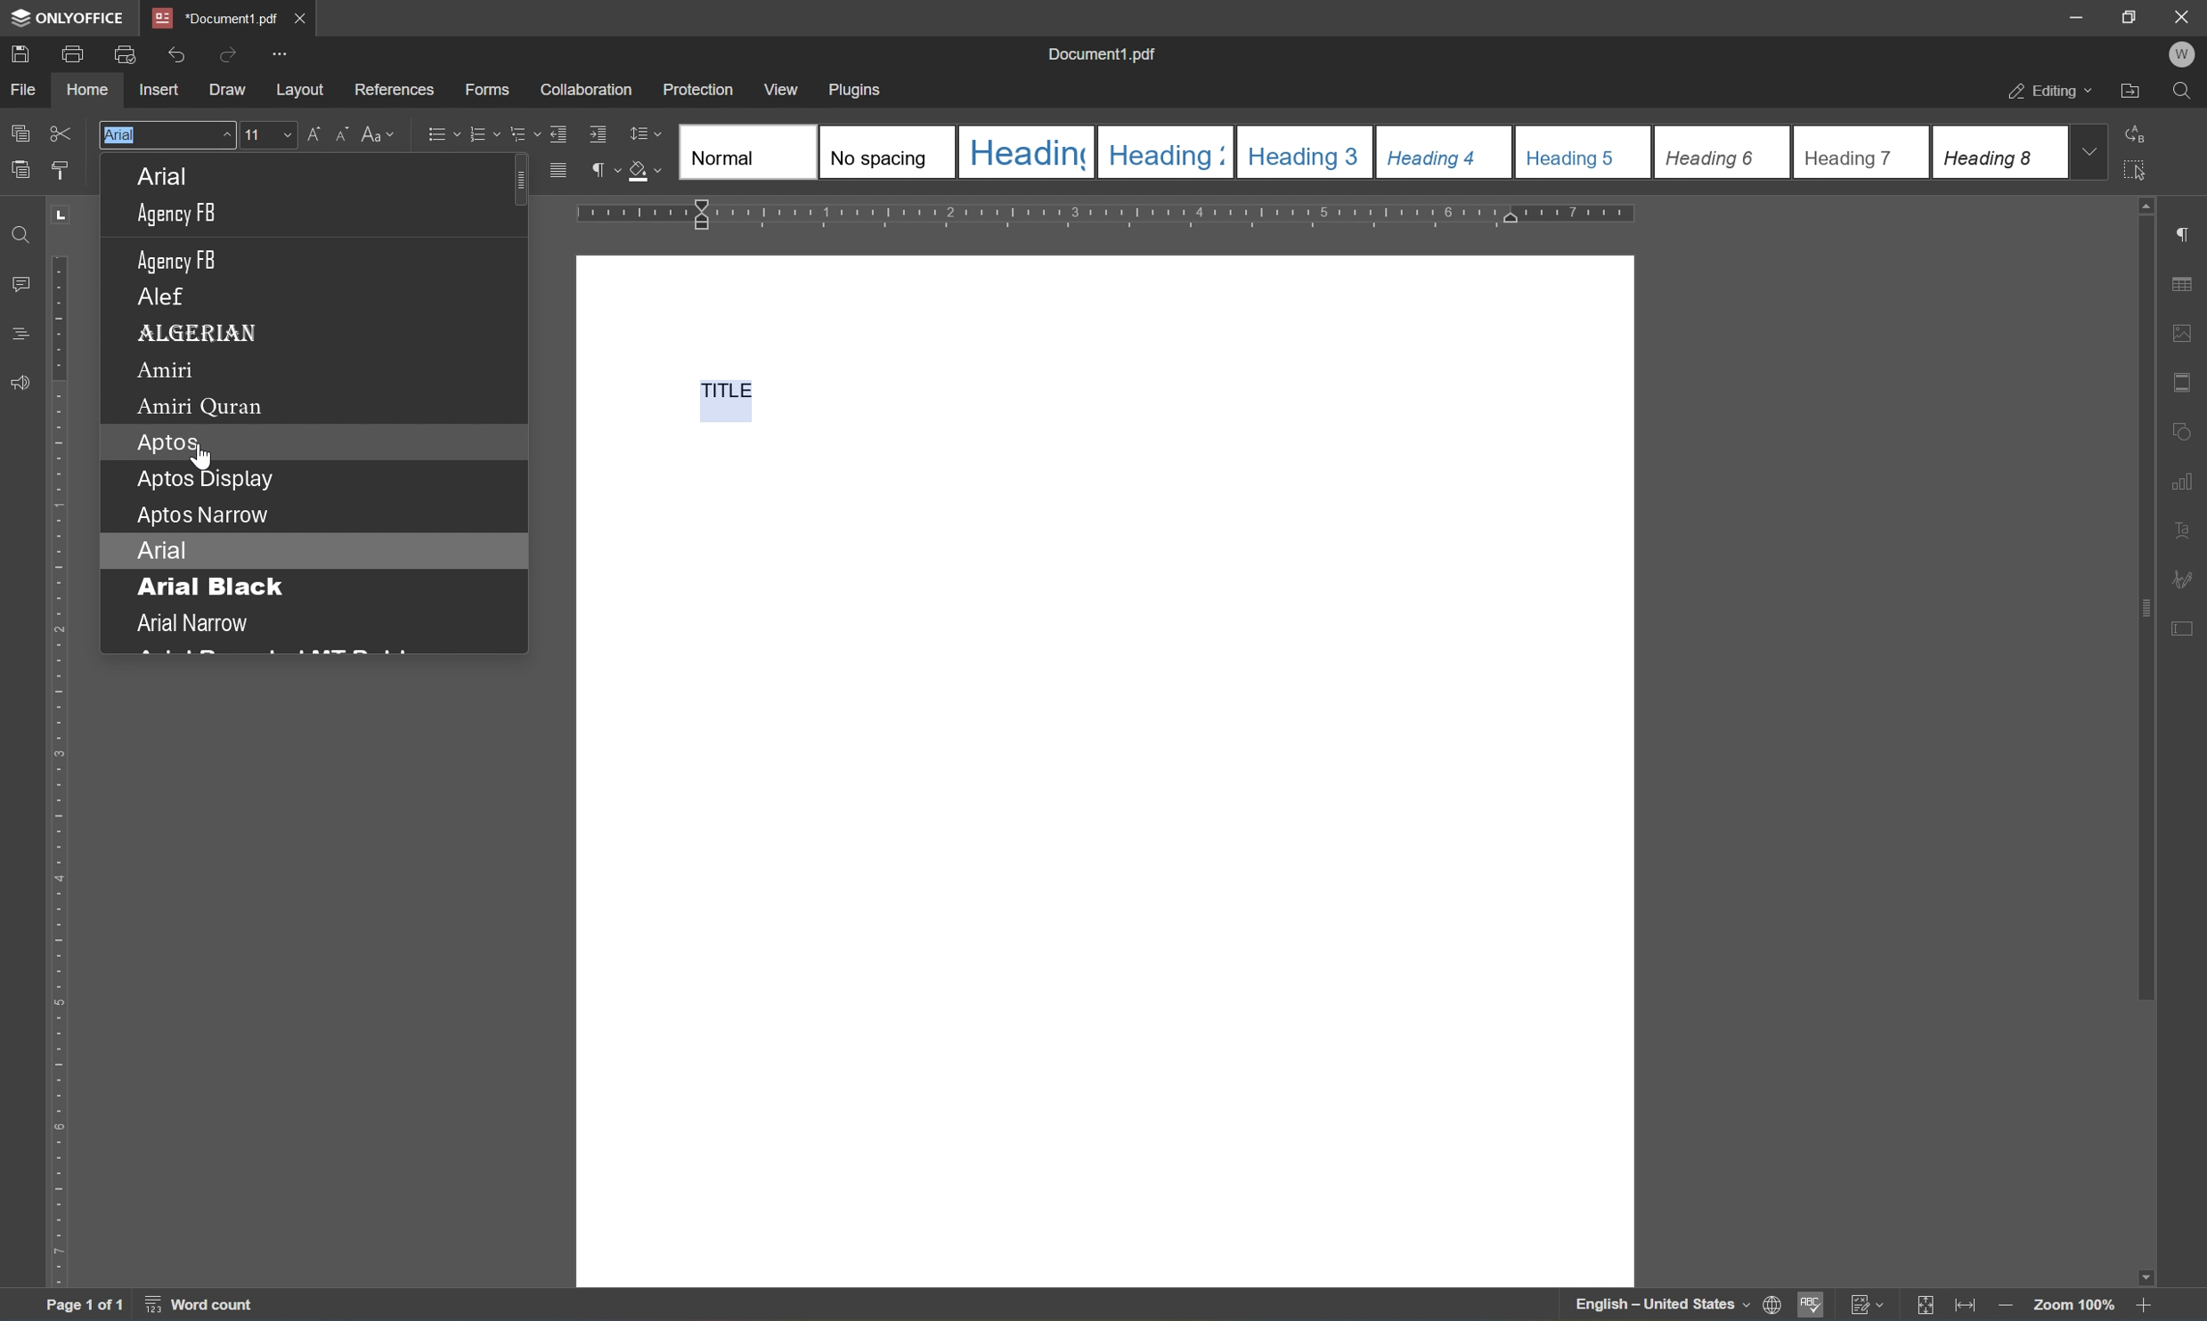  Describe the element at coordinates (24, 87) in the screenshot. I see `file` at that location.